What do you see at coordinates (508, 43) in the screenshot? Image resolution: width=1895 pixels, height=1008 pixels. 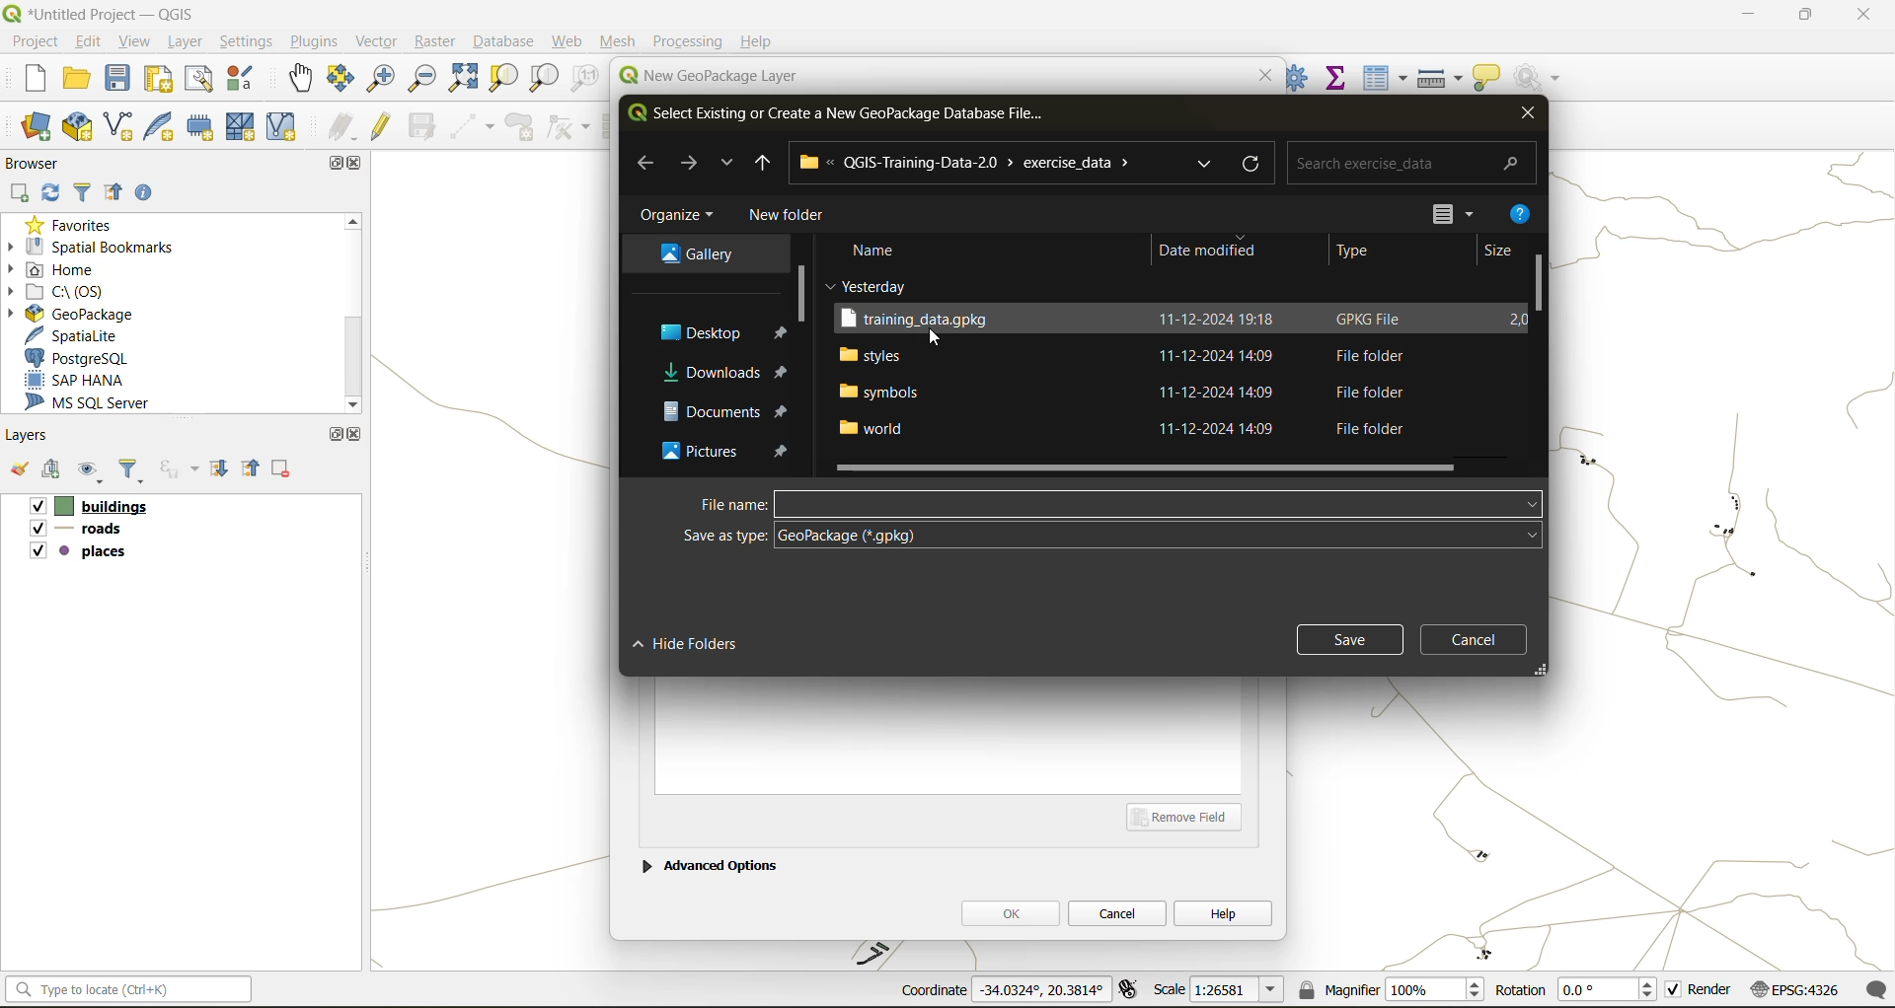 I see `database` at bounding box center [508, 43].